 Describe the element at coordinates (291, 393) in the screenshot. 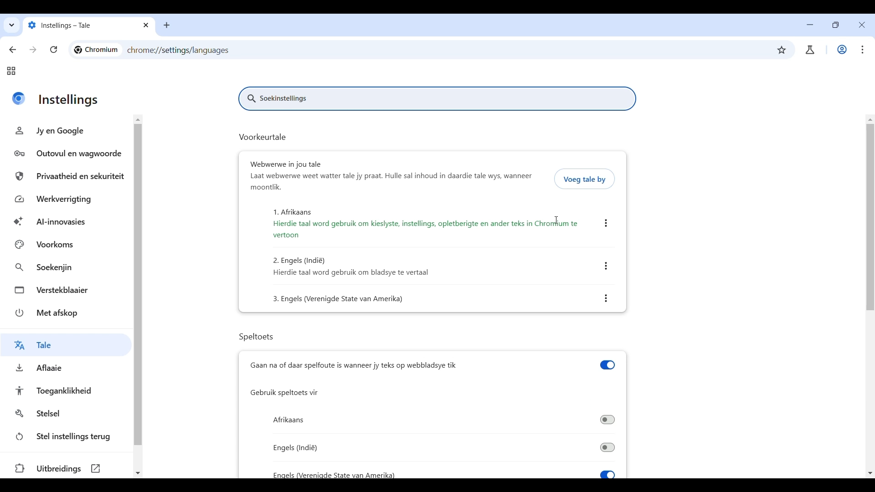

I see `Gebruik speltoets vir` at that location.